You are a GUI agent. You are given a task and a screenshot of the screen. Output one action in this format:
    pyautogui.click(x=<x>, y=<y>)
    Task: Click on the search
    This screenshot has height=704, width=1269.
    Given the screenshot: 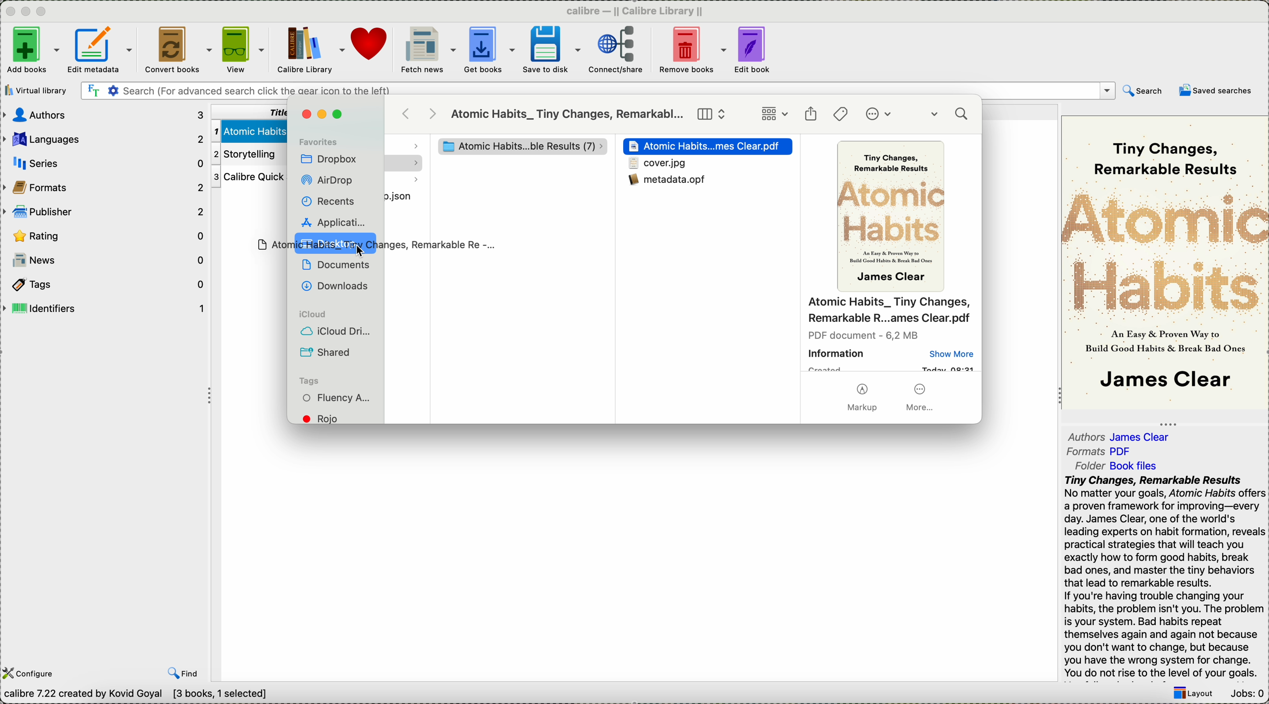 What is the action you would take?
    pyautogui.click(x=951, y=116)
    